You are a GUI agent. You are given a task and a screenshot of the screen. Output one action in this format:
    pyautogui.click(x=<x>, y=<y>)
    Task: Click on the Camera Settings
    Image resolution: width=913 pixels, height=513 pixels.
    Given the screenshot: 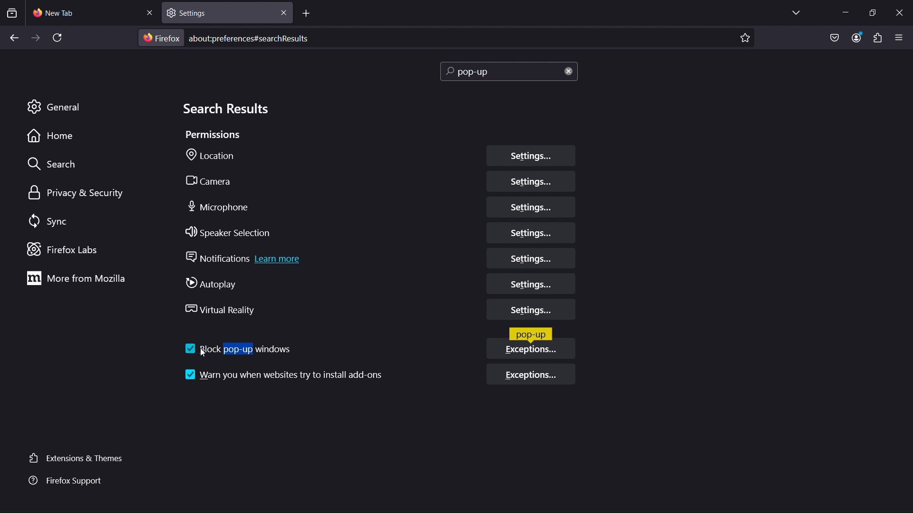 What is the action you would take?
    pyautogui.click(x=531, y=183)
    